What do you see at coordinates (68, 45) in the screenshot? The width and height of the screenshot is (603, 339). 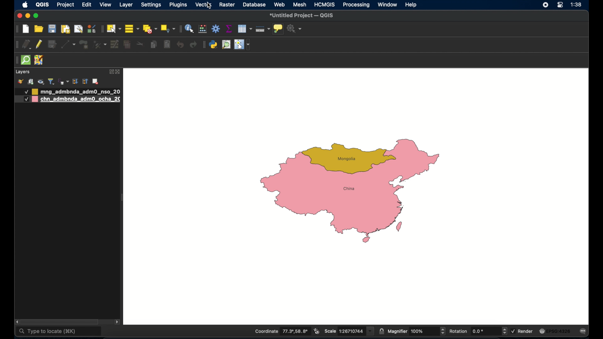 I see `digitize with segment` at bounding box center [68, 45].